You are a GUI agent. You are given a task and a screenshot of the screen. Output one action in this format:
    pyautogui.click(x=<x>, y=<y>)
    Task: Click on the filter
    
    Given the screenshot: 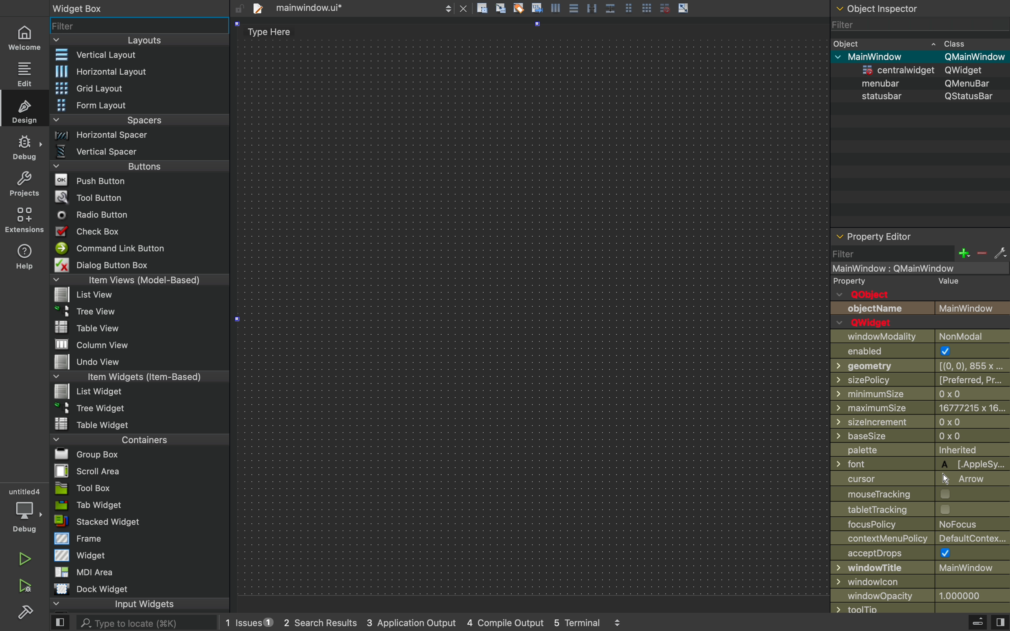 What is the action you would take?
    pyautogui.click(x=916, y=26)
    